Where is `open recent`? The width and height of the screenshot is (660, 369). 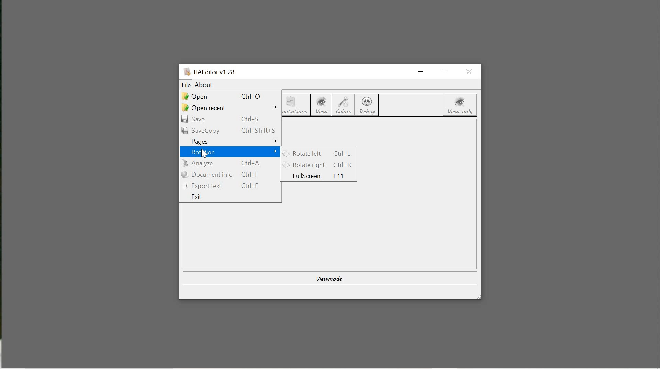 open recent is located at coordinates (230, 108).